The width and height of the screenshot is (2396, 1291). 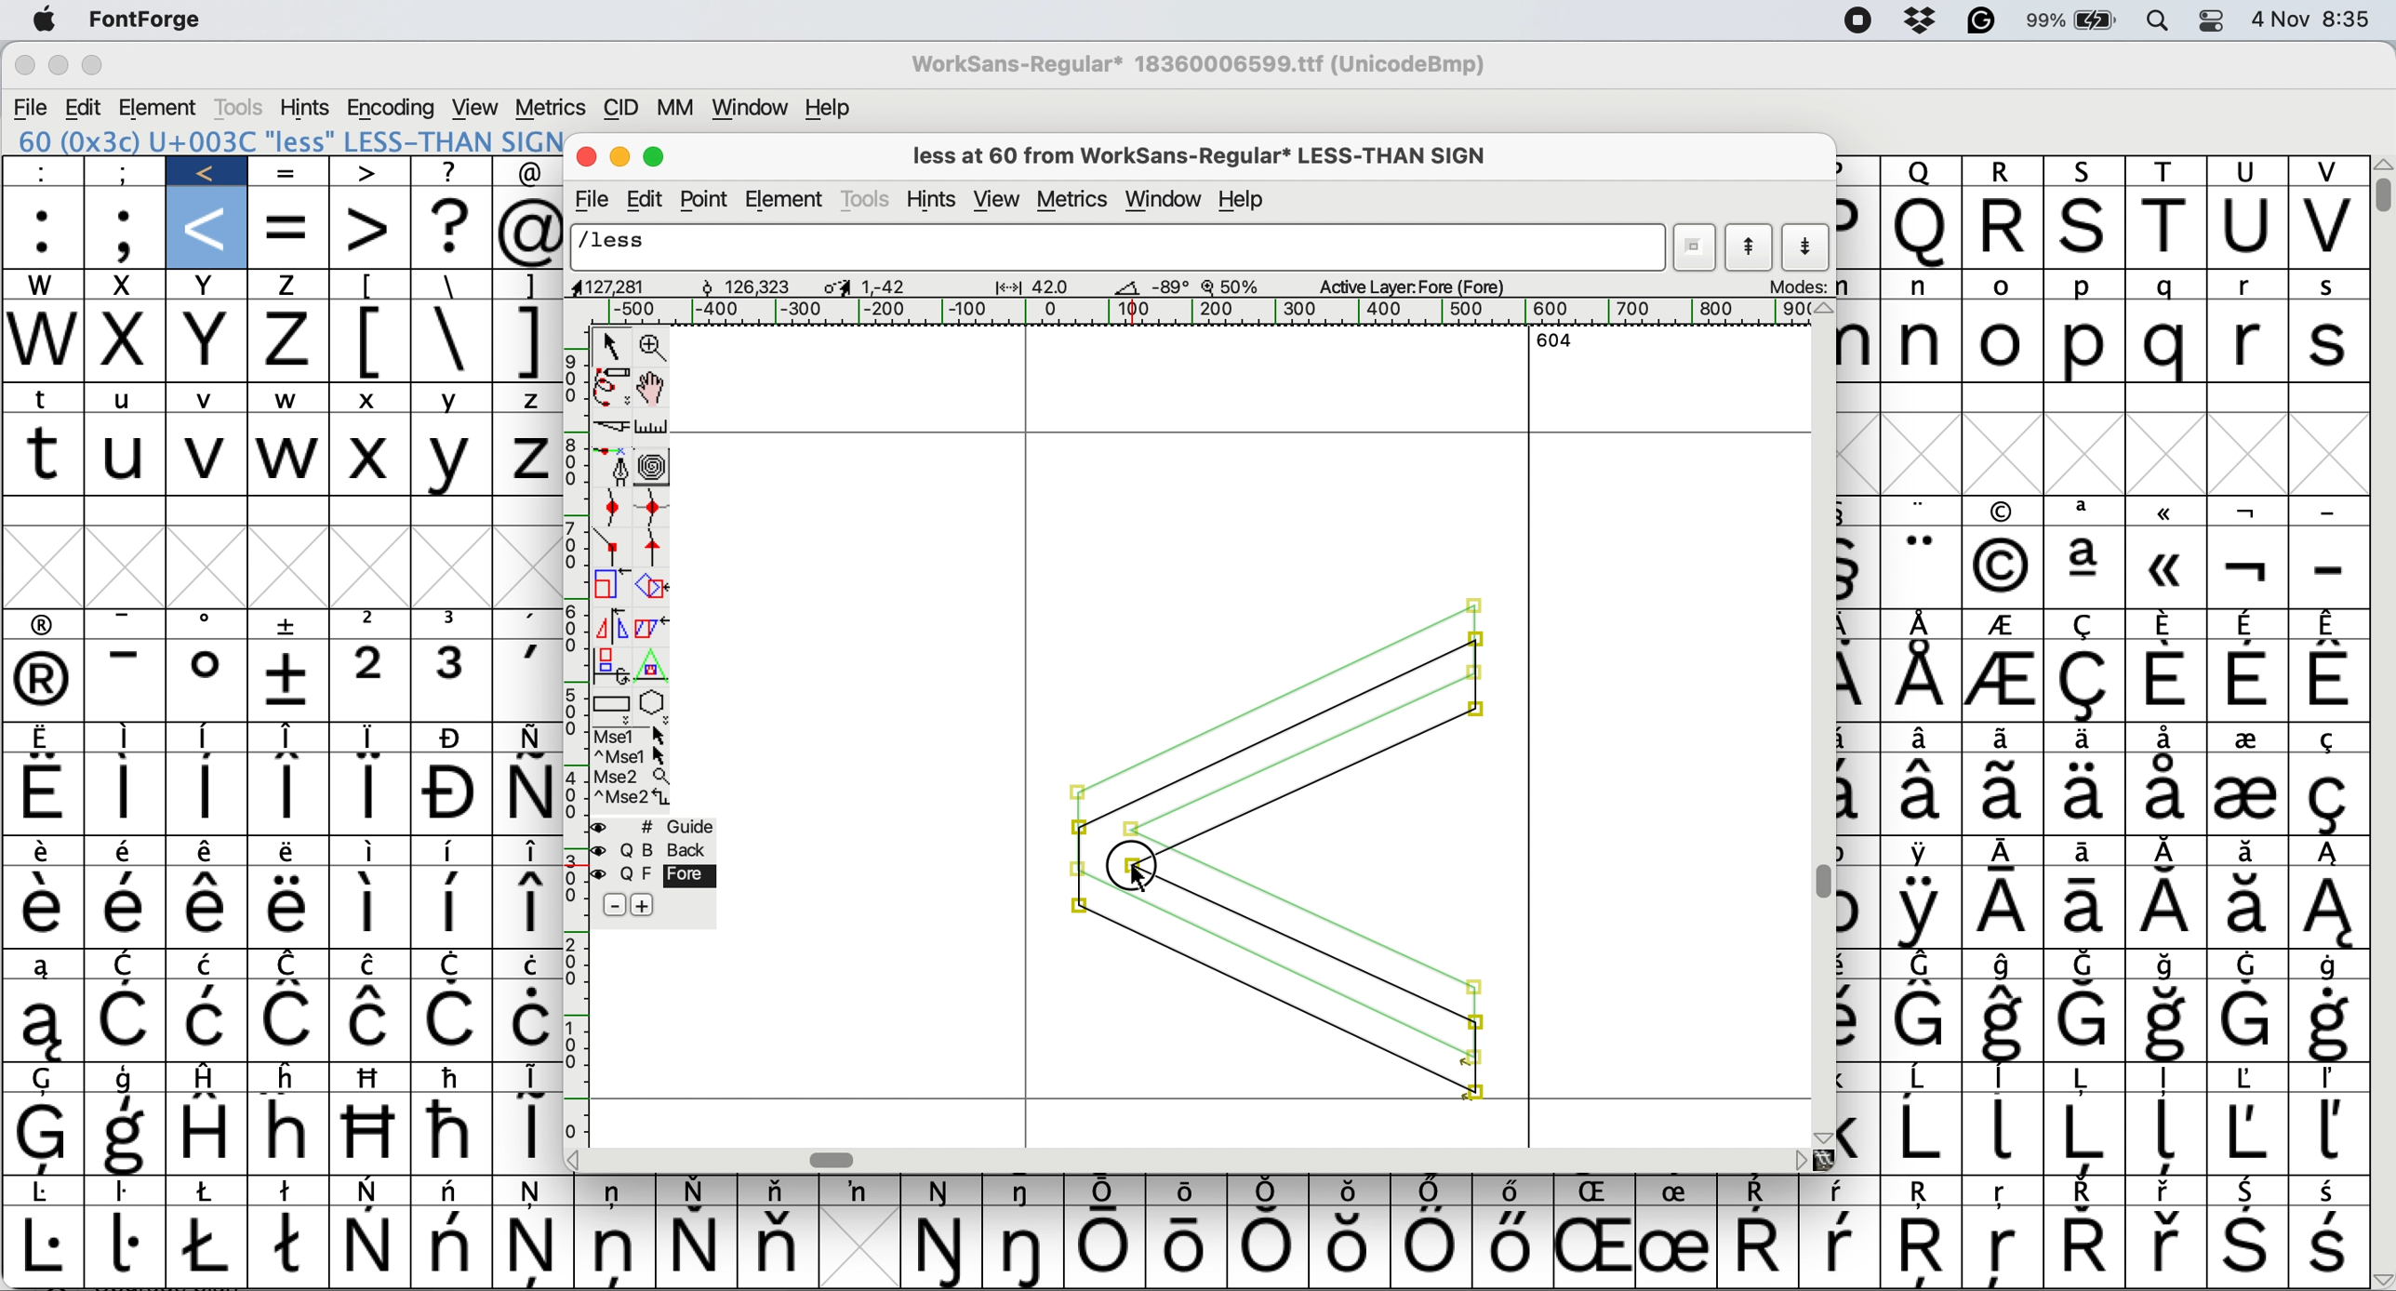 I want to click on Symbol, so click(x=1111, y=1247).